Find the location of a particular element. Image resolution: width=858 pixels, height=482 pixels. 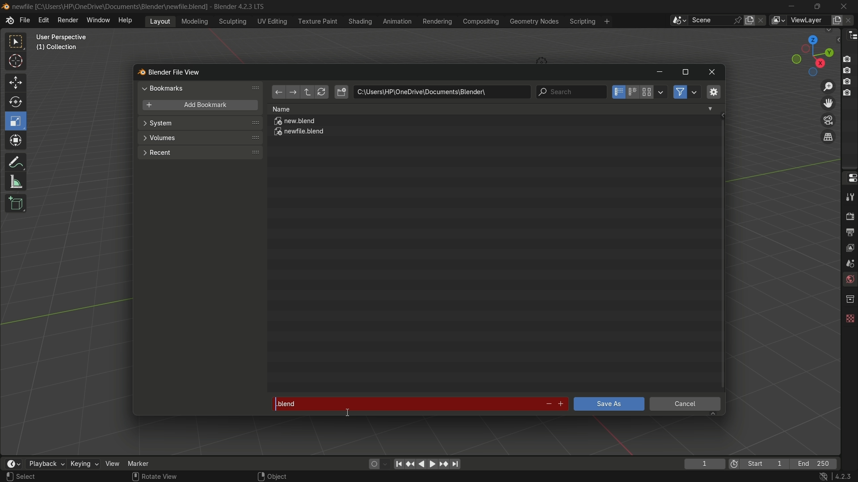

bookmarks is located at coordinates (202, 88).